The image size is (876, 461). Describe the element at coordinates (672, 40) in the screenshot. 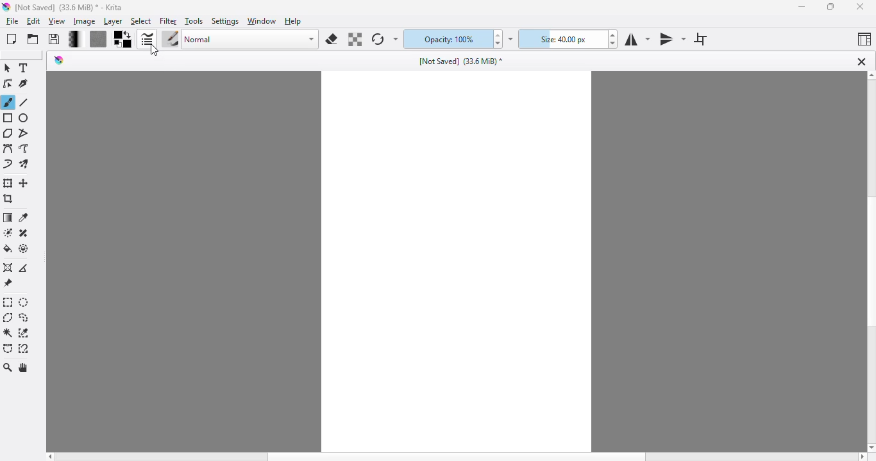

I see `vertical mirror tool` at that location.